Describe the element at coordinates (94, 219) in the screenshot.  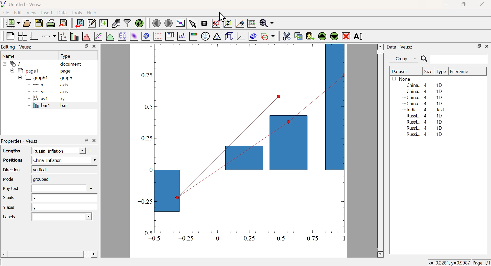
I see `Select using dataset Browser` at that location.